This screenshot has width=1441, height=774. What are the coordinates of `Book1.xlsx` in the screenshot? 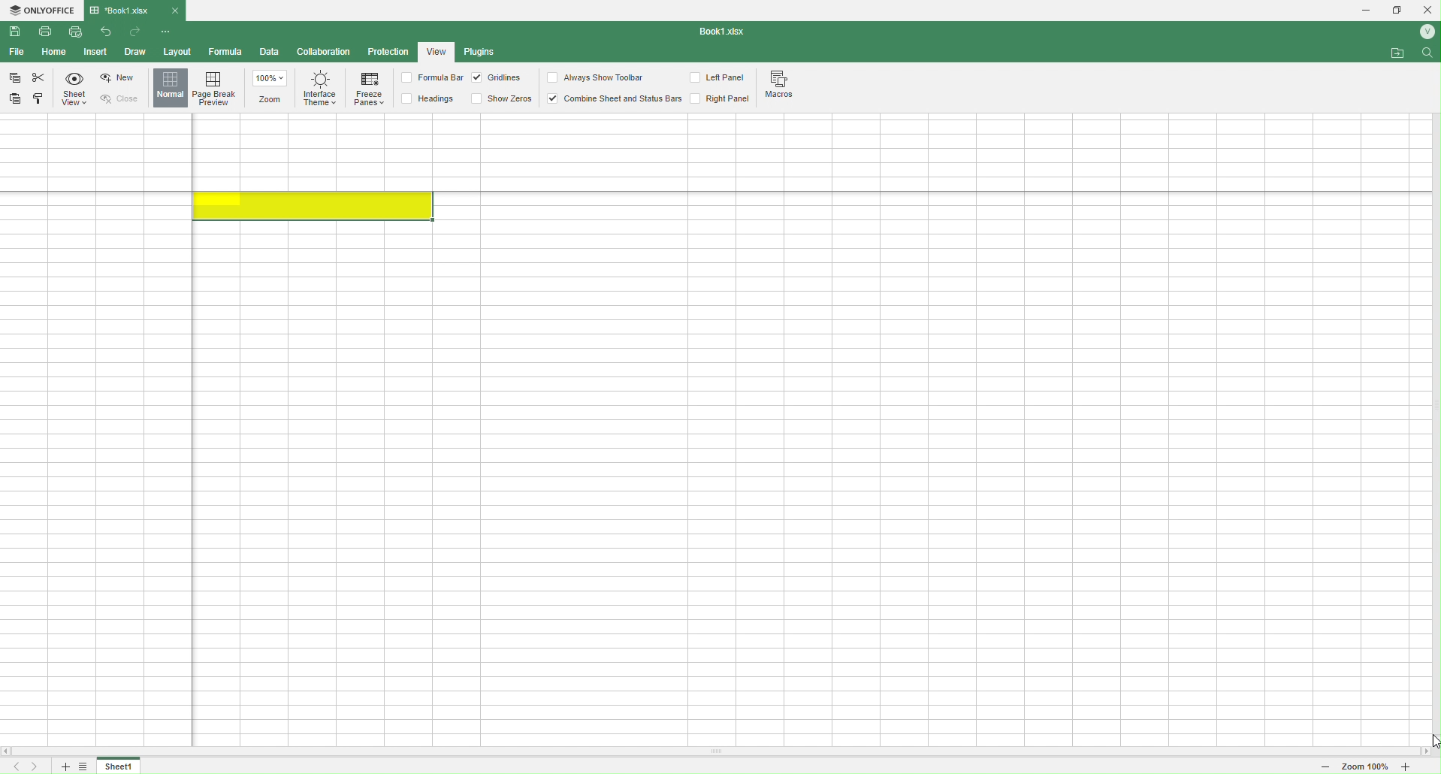 It's located at (726, 32).